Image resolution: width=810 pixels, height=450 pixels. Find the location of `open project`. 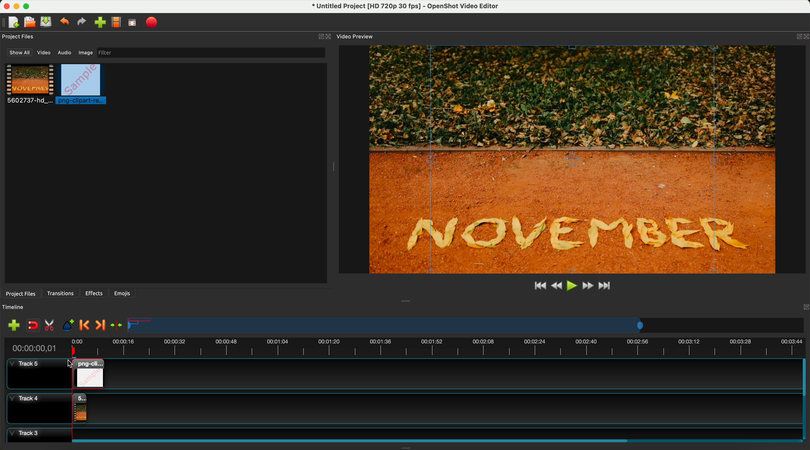

open project is located at coordinates (29, 23).